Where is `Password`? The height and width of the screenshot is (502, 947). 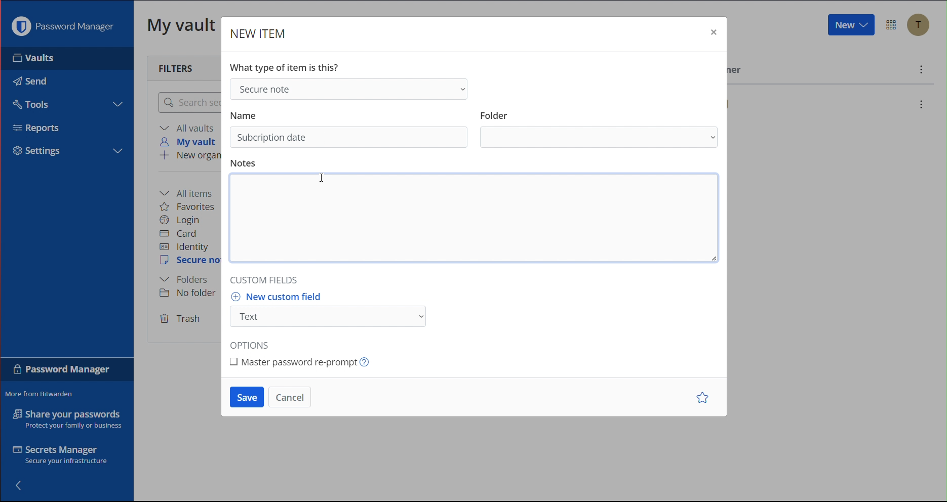 Password is located at coordinates (62, 371).